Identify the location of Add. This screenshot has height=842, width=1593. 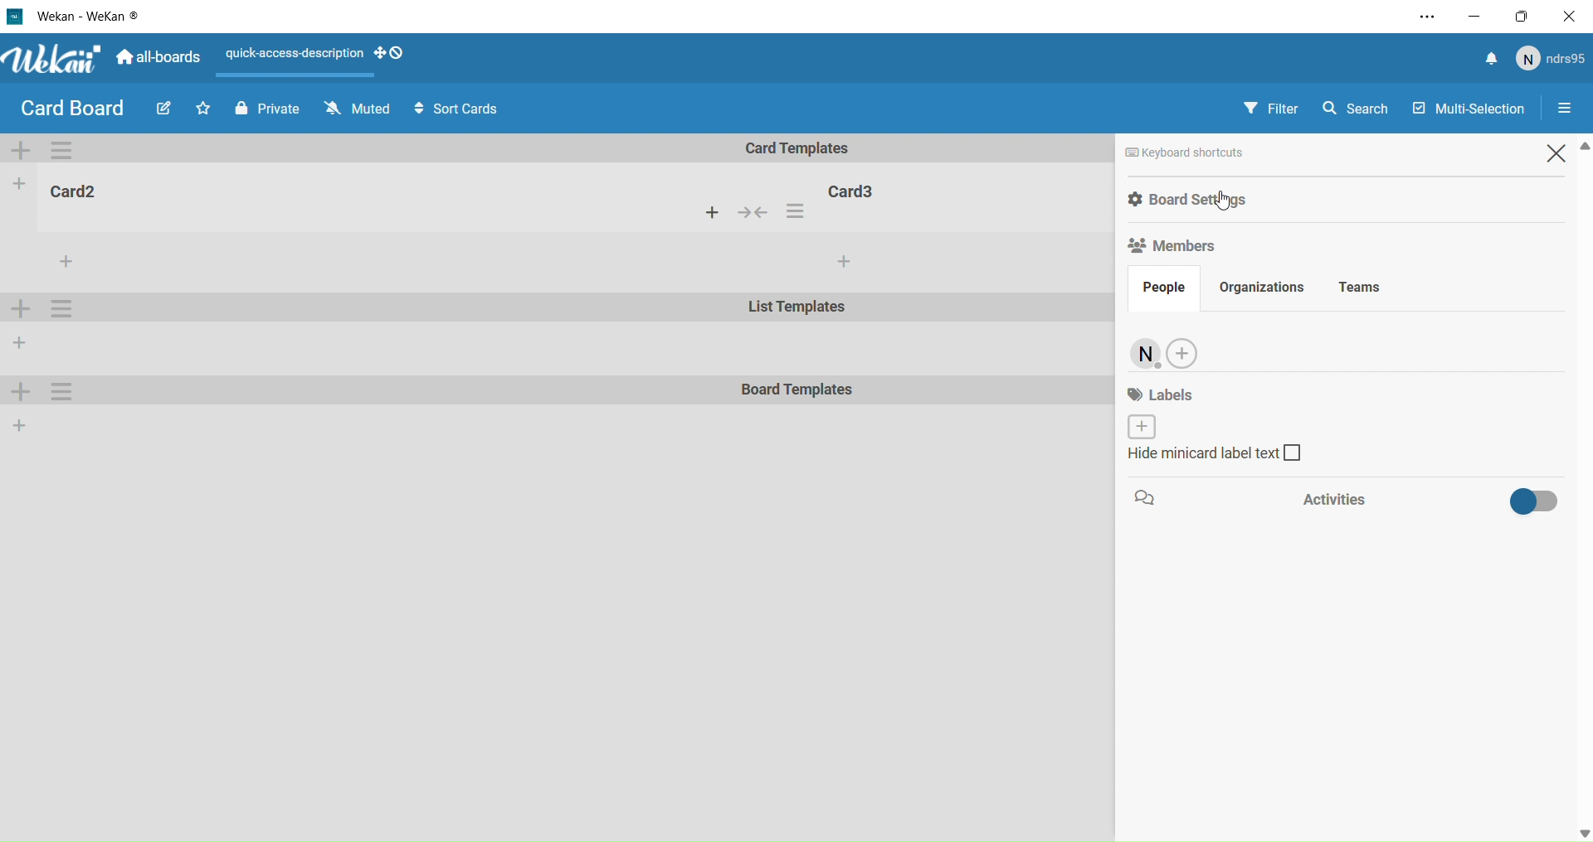
(21, 424).